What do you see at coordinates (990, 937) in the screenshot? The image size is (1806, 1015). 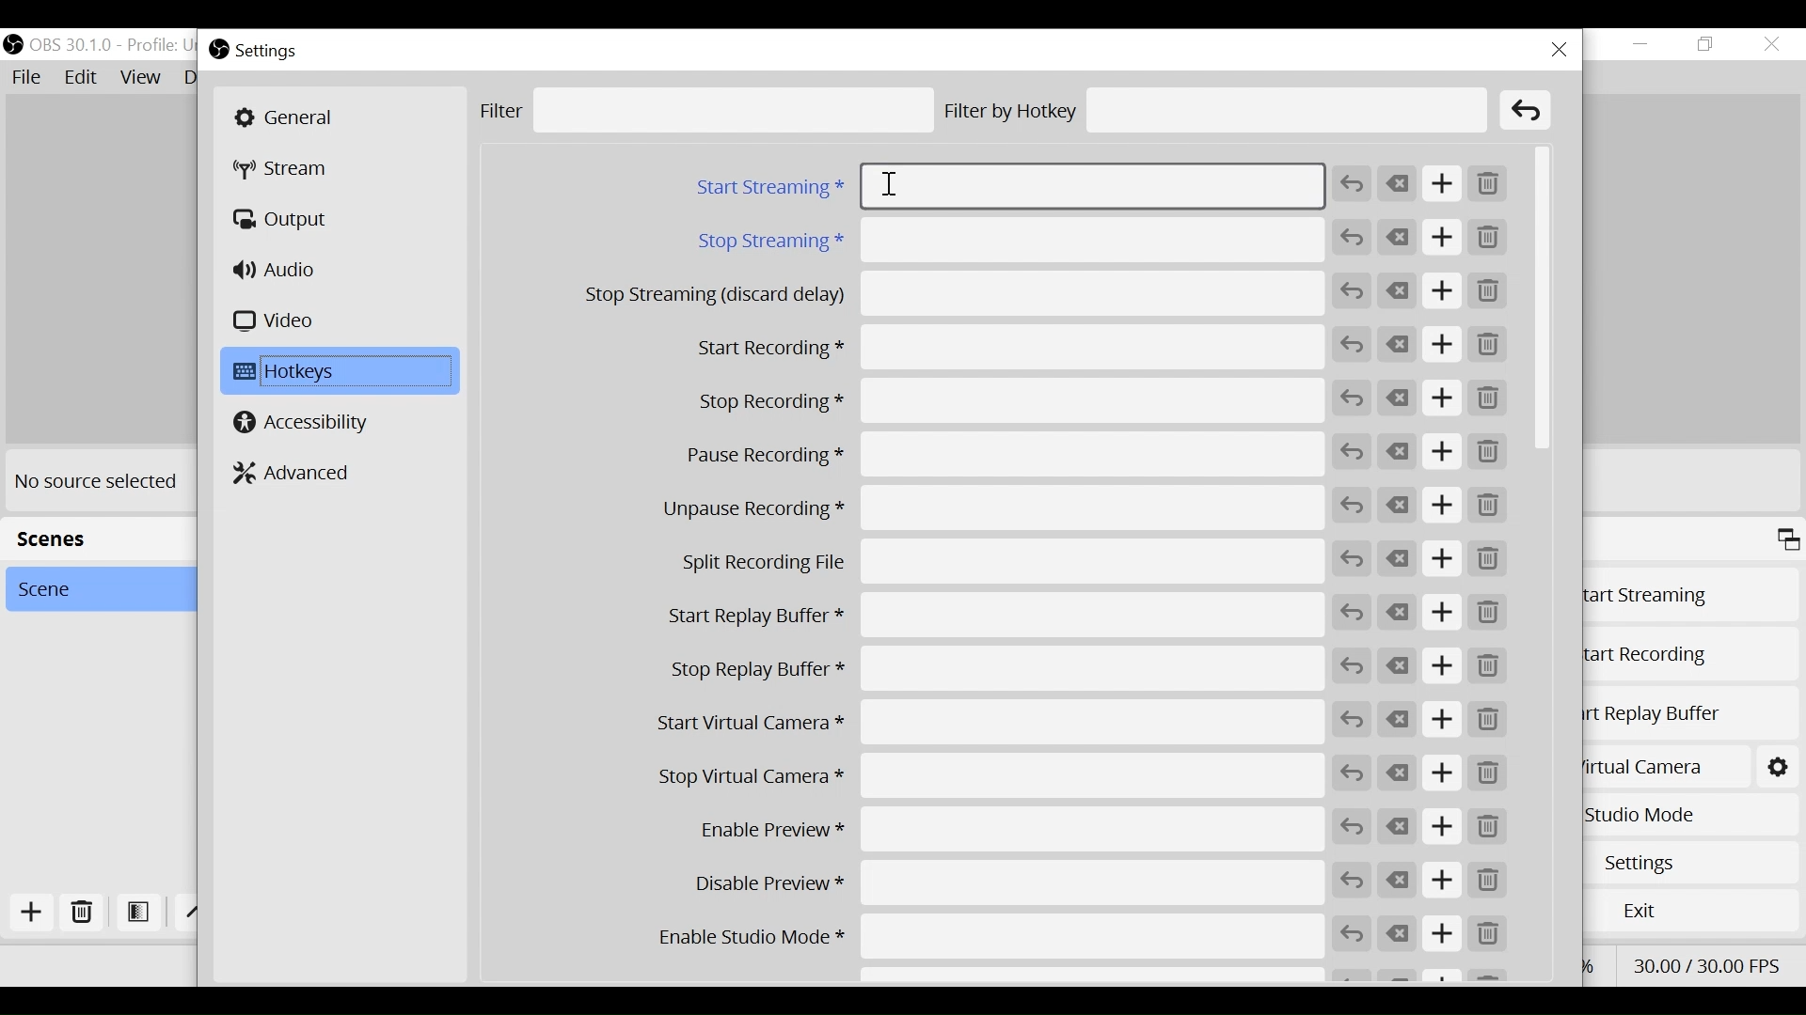 I see `Enable Studio Mode` at bounding box center [990, 937].